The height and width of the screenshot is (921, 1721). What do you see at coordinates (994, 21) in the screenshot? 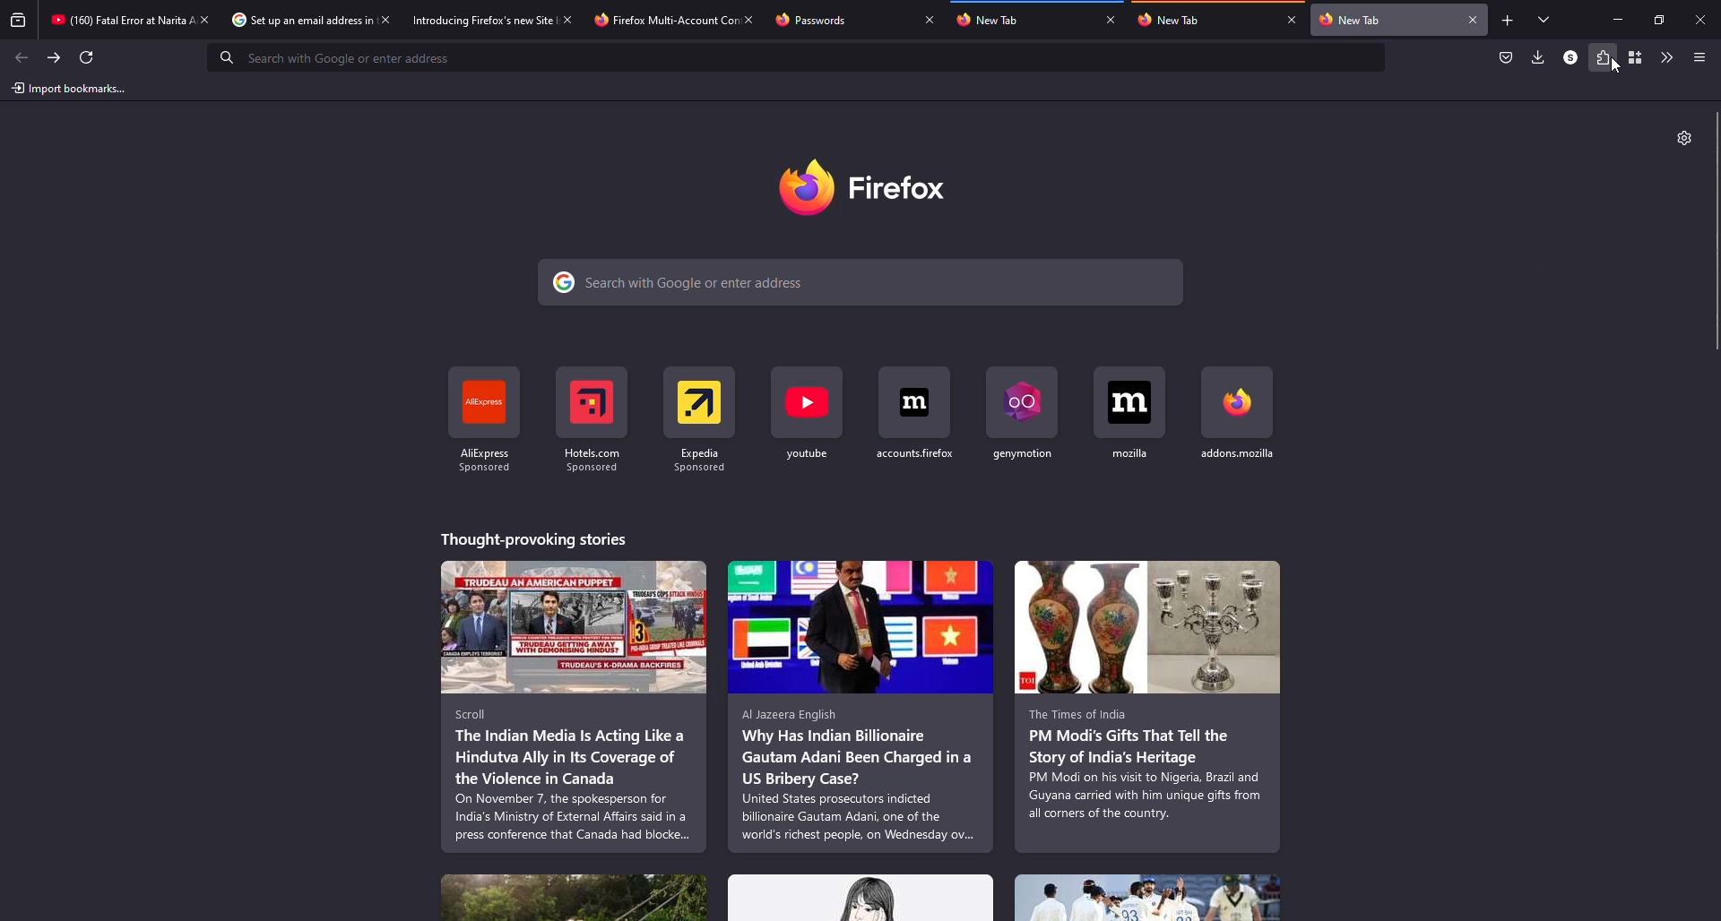
I see `tab` at bounding box center [994, 21].